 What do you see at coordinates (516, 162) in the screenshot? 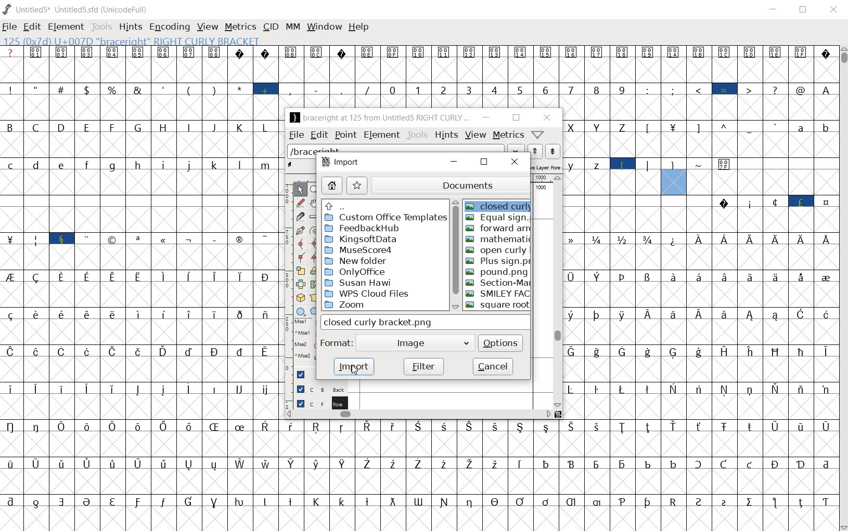
I see `close` at bounding box center [516, 162].